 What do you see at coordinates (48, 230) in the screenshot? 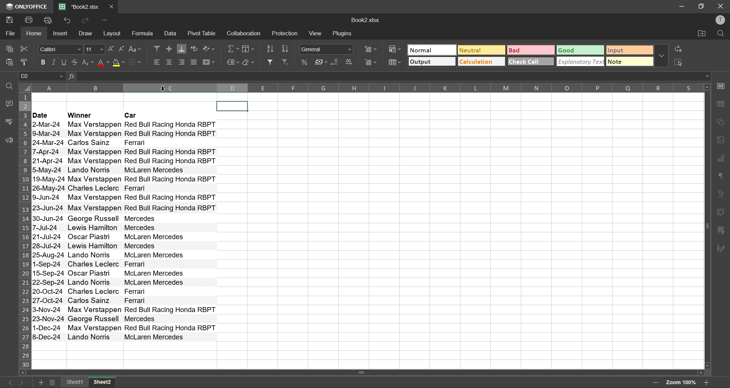
I see `2-Mar-24
9-Mar-24
24-Mar-24
7-Apr-24
21-Apr-24
5-May-24
19-May-24
26-May-24
9-Jun-24
23-Jun-24
30-Jun-24
7-Jul-24
21-Jul-24
28-Jul-24
25-Aug-24
1-Sep-24
15-Sep-24
22-Sep-24
20-Oct-24
27-Oct-24
3-Nov-24
23-Nov-24
1-Dec-24
8.Dec-24` at bounding box center [48, 230].